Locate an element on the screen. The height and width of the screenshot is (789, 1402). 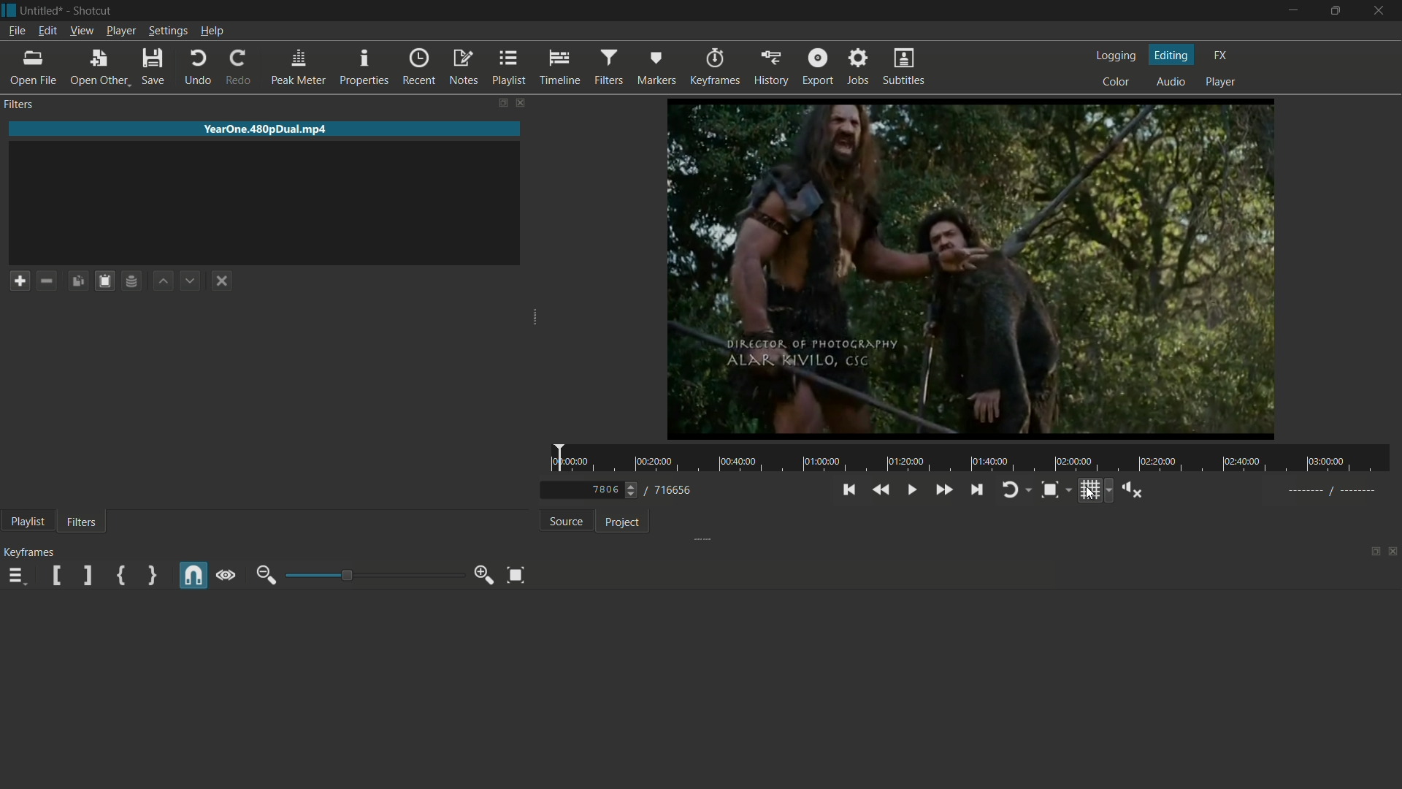
filters is located at coordinates (608, 67).